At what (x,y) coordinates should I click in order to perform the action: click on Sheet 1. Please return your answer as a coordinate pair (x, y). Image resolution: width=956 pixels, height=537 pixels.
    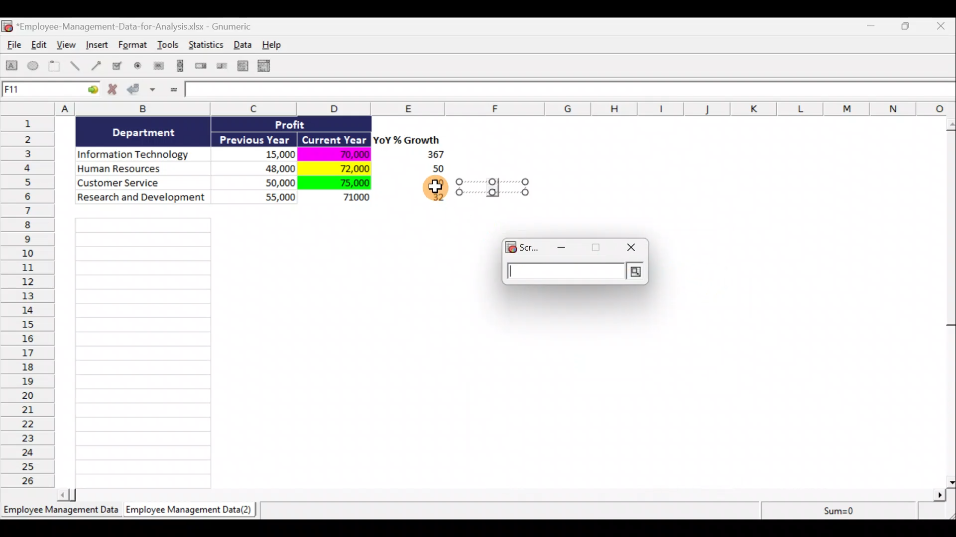
    Looking at the image, I should click on (62, 513).